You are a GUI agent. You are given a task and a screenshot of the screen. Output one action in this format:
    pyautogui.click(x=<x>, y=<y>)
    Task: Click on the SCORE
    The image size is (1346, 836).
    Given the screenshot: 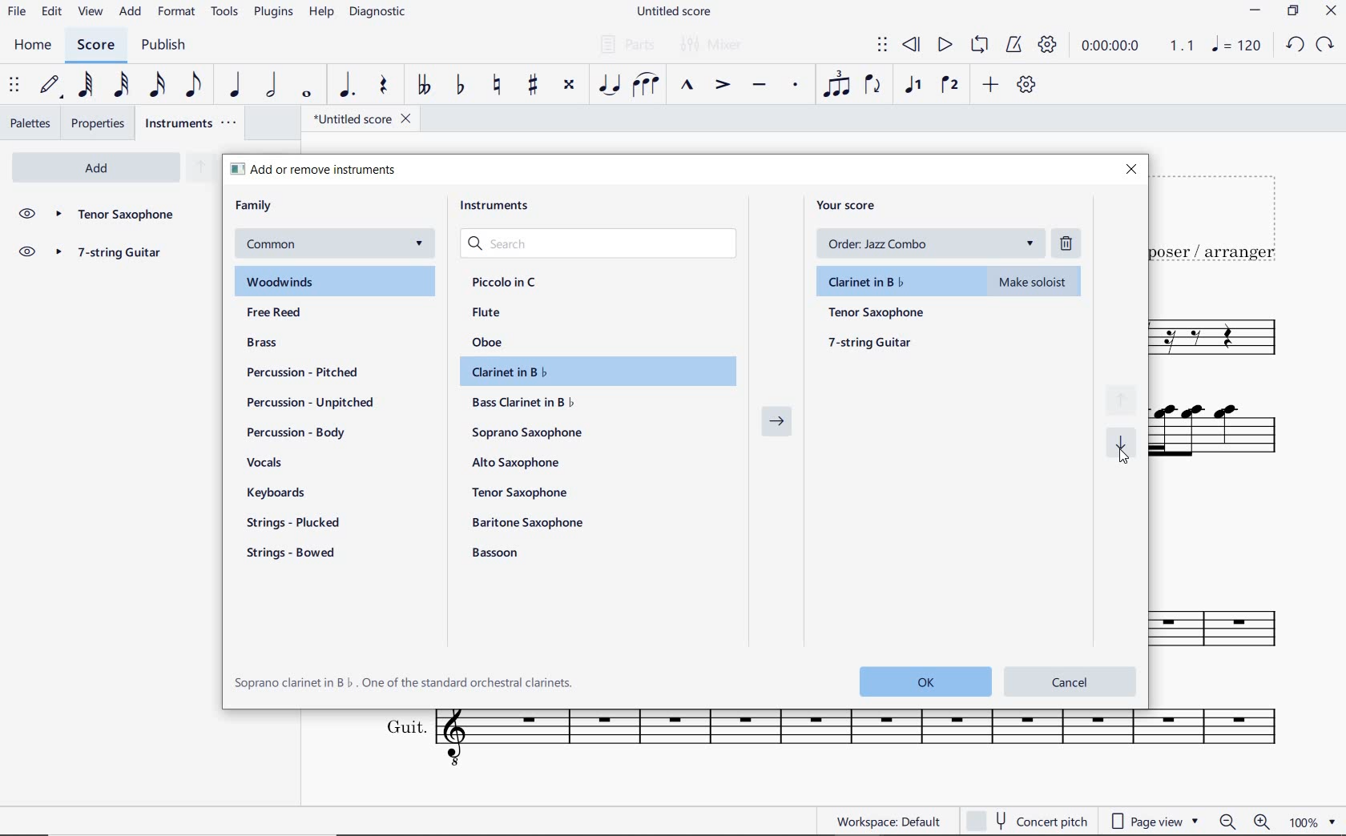 What is the action you would take?
    pyautogui.click(x=94, y=45)
    